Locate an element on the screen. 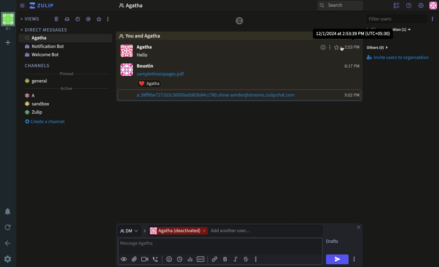 The image size is (439, 267). Favorite is located at coordinates (336, 48).